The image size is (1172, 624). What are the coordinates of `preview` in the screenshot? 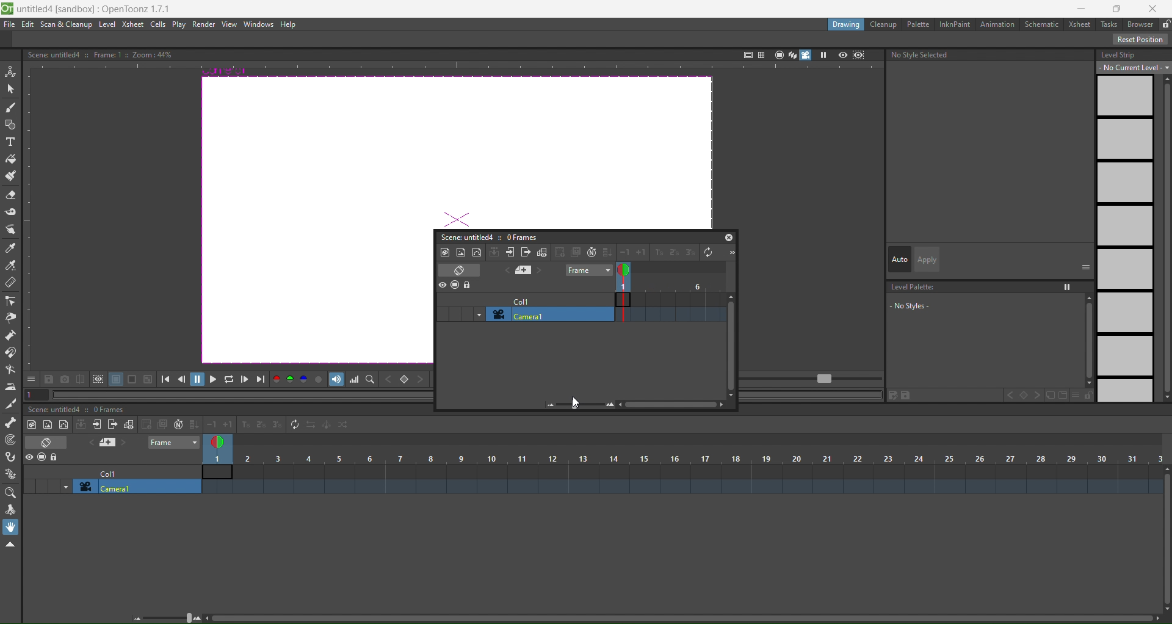 It's located at (842, 54).